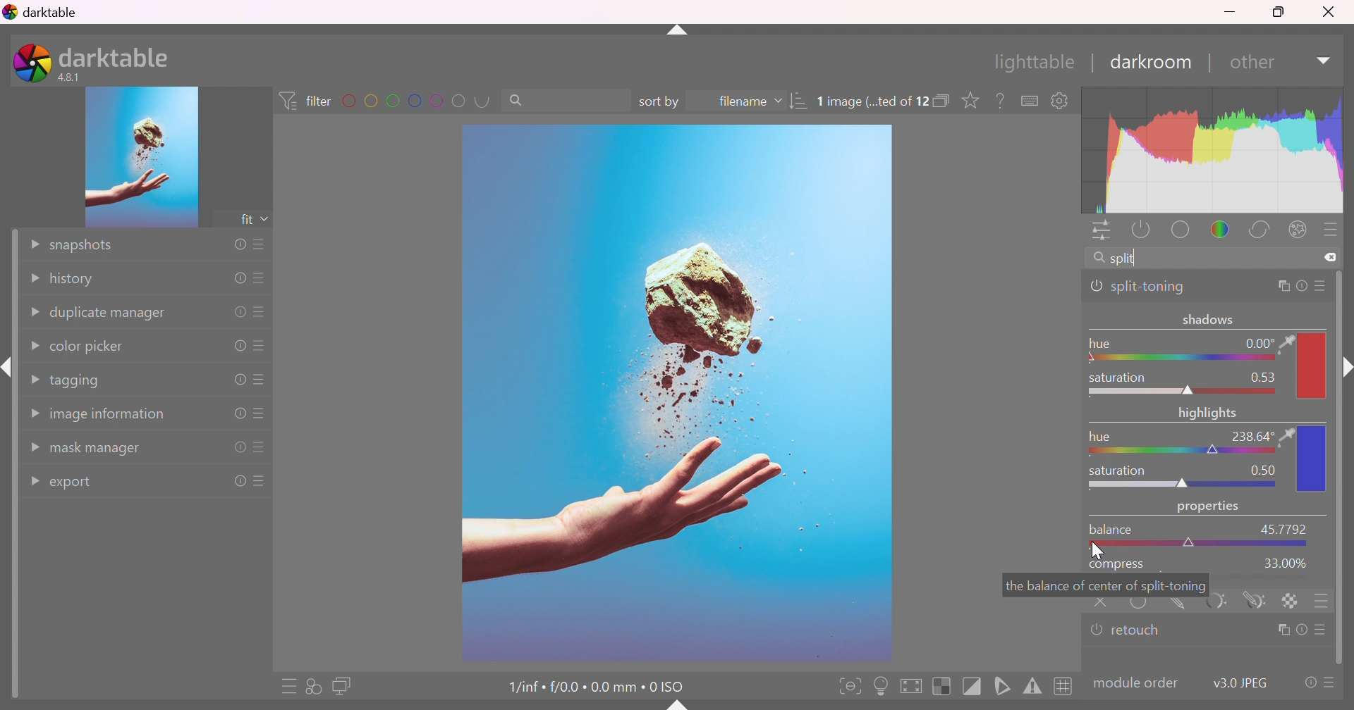  What do you see at coordinates (1110, 528) in the screenshot?
I see `balance` at bounding box center [1110, 528].